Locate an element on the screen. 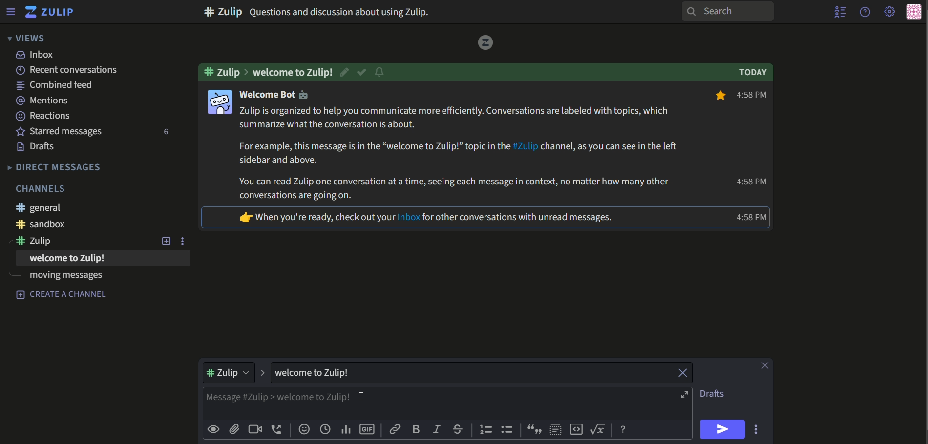 This screenshot has width=928, height=444. text is located at coordinates (751, 182).